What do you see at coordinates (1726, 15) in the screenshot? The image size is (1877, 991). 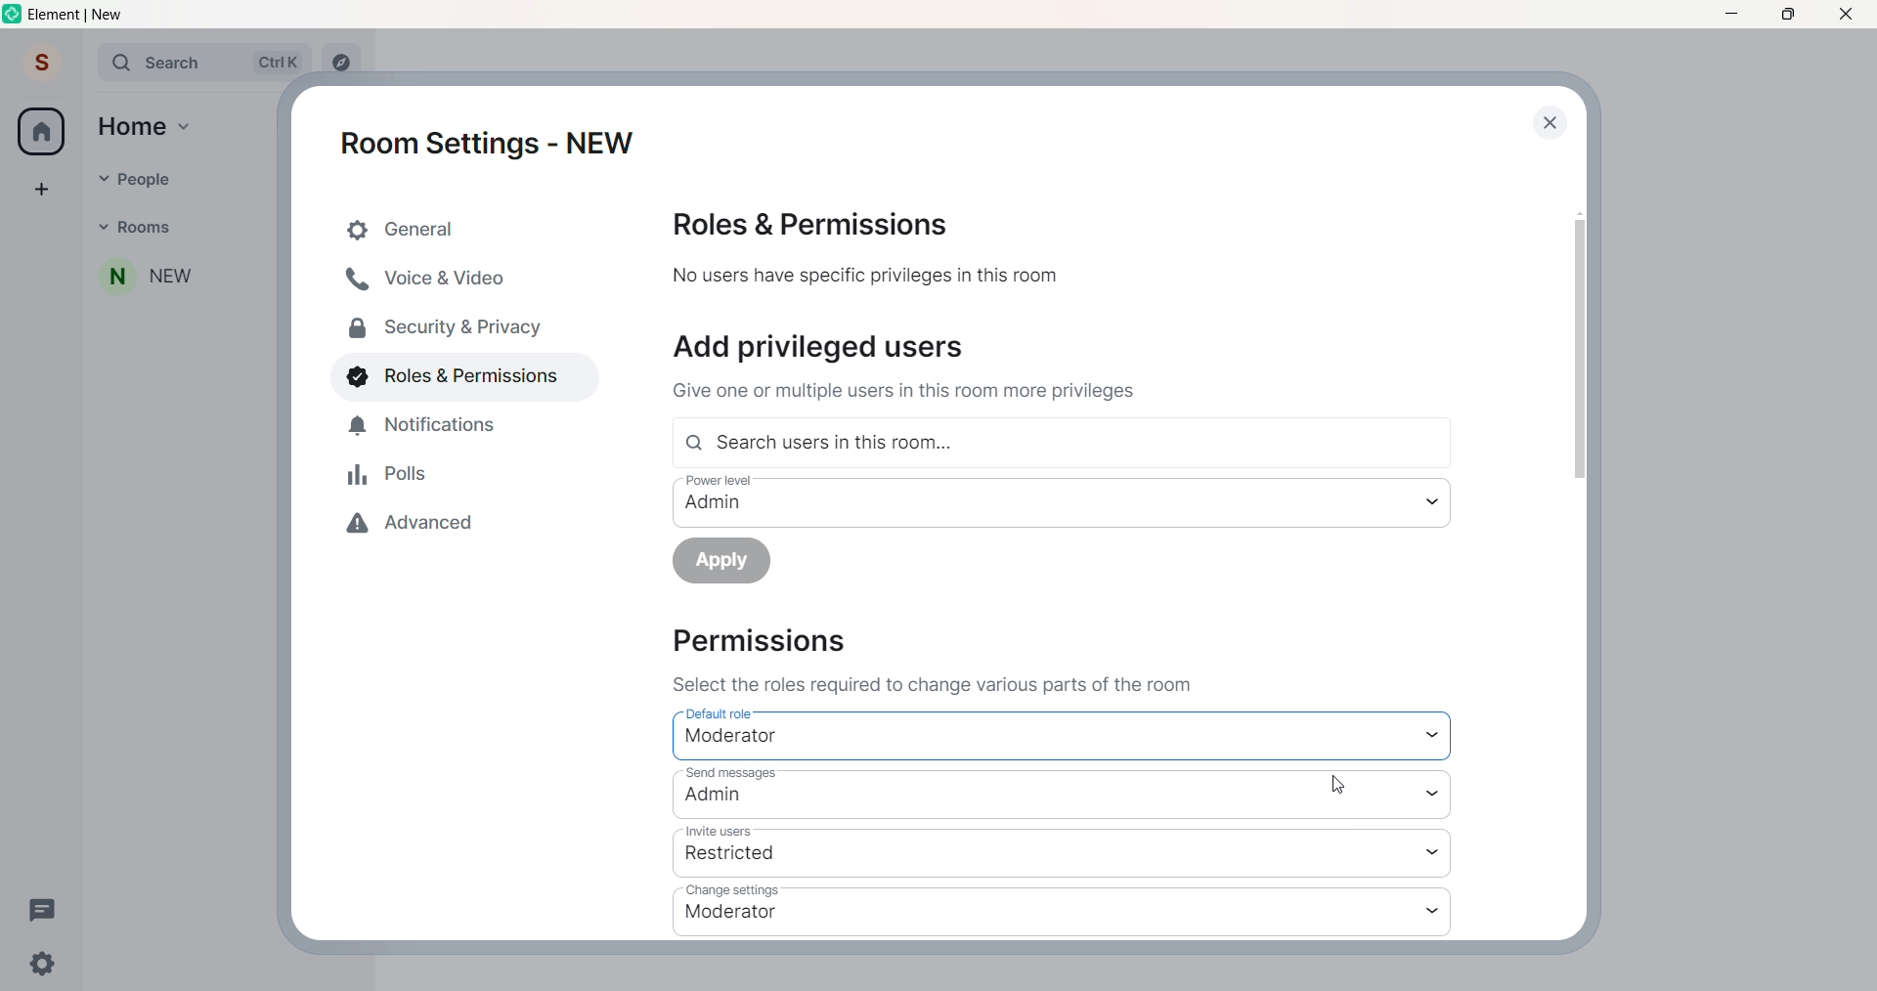 I see `minimize` at bounding box center [1726, 15].